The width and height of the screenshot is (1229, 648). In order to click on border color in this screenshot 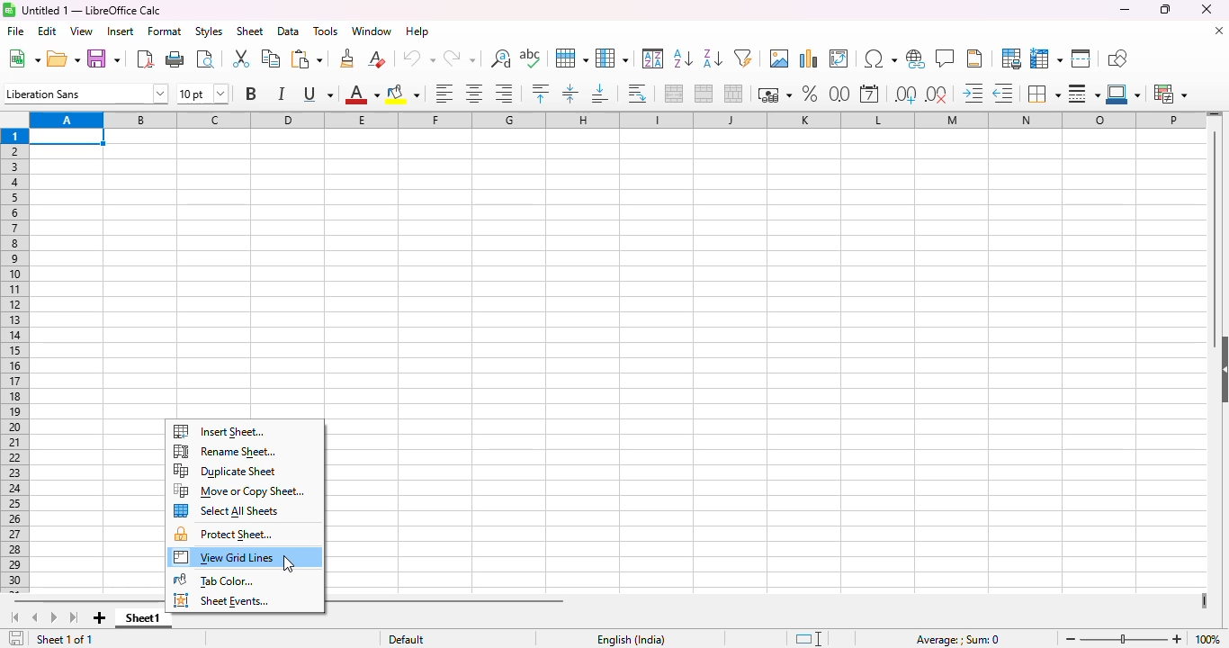, I will do `click(1124, 94)`.